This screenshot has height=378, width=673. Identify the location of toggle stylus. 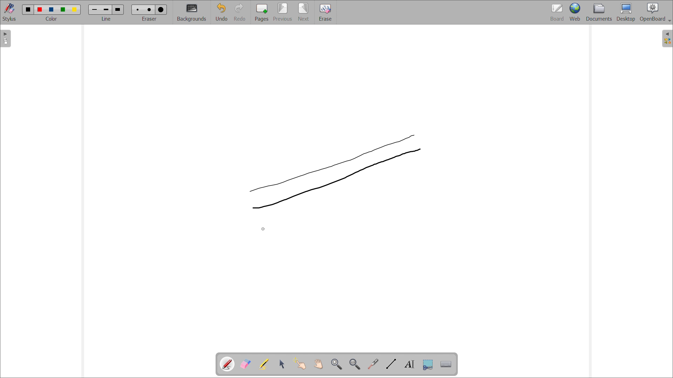
(9, 12).